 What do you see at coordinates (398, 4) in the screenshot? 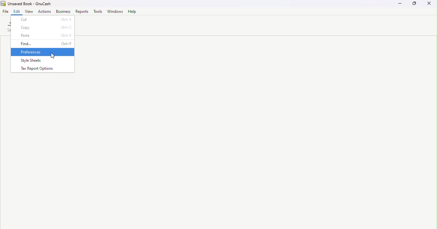
I see `Minimize` at bounding box center [398, 4].